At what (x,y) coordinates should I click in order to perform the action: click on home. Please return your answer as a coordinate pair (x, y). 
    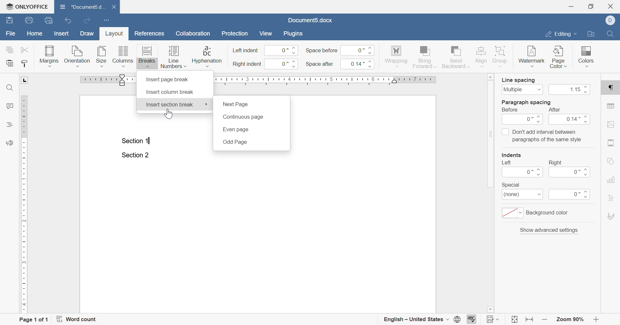
    Looking at the image, I should click on (35, 34).